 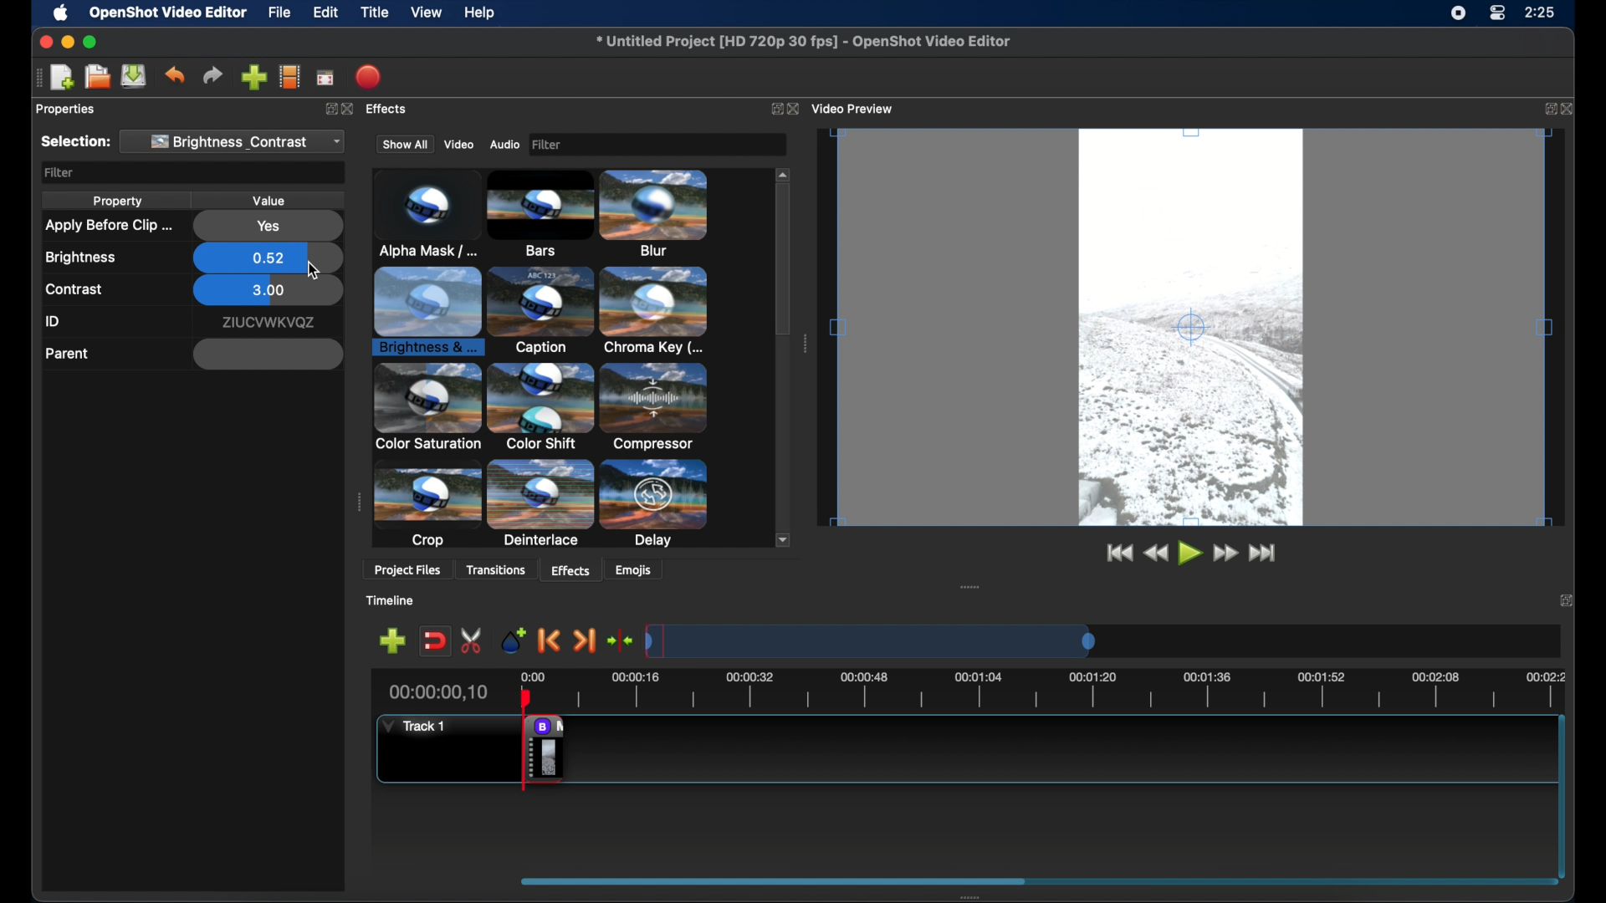 I want to click on minimize, so click(x=69, y=41).